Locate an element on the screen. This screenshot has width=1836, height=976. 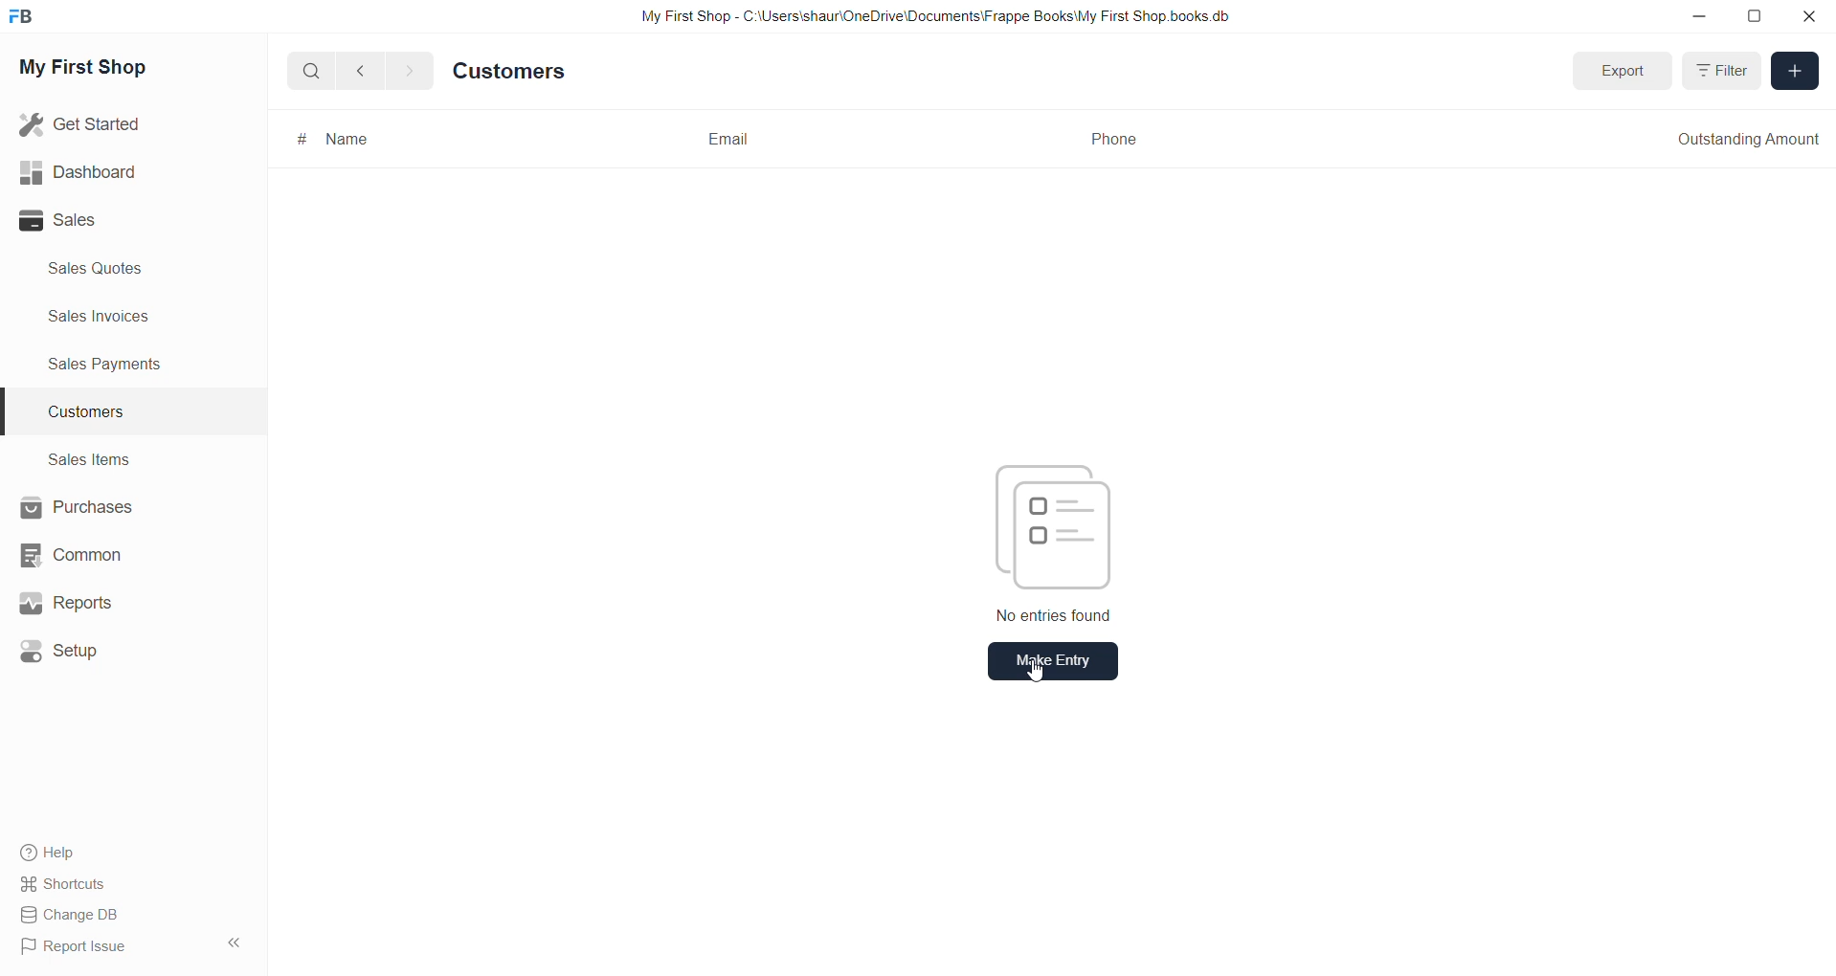
Setup is located at coordinates (64, 649).